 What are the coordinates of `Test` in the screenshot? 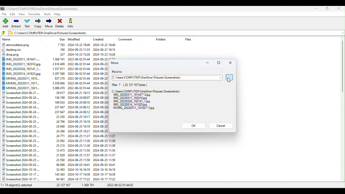 It's located at (28, 24).